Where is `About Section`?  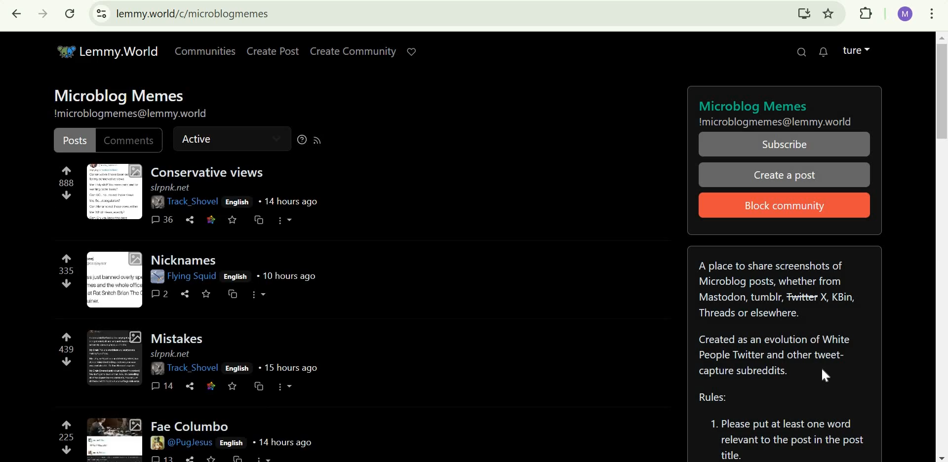 About Section is located at coordinates (777, 316).